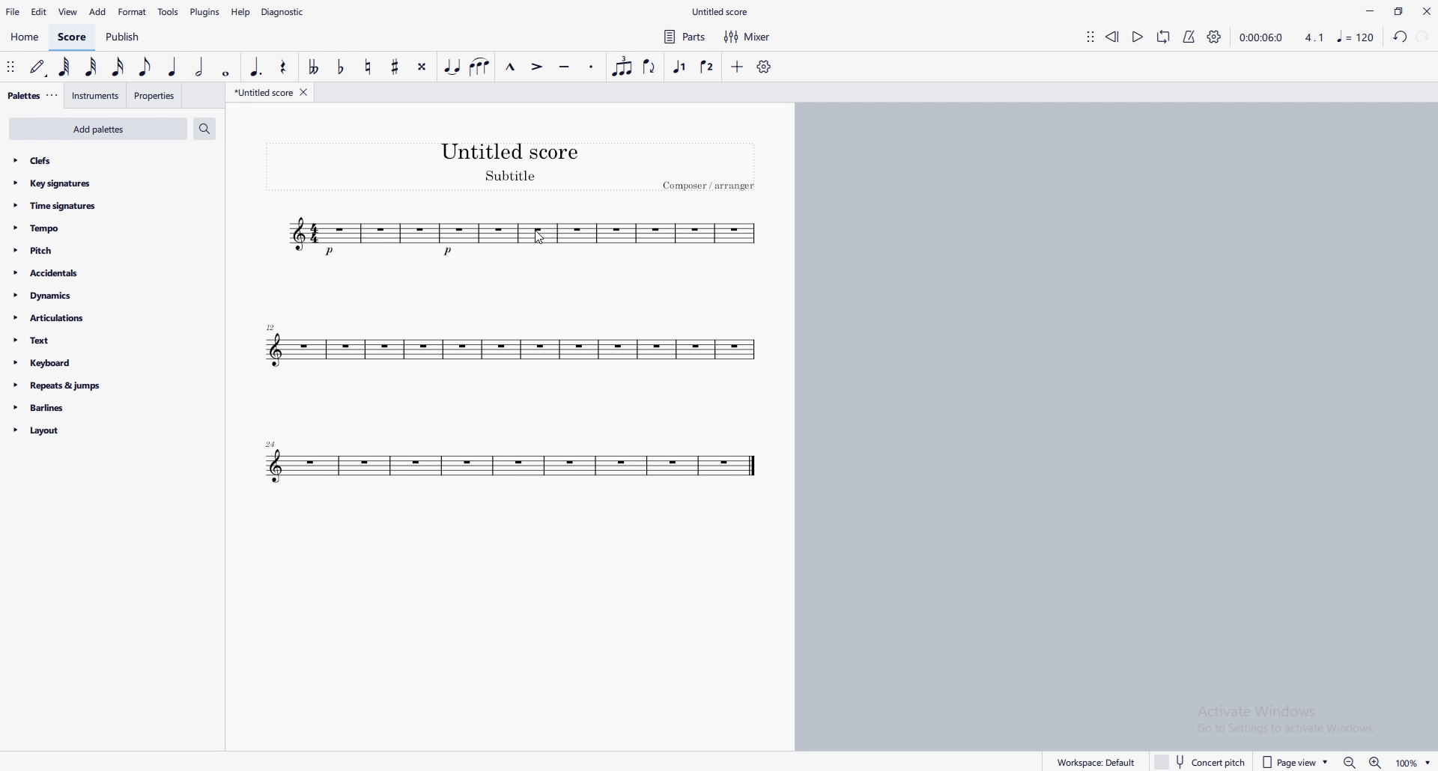  What do you see at coordinates (97, 160) in the screenshot?
I see `clefs` at bounding box center [97, 160].